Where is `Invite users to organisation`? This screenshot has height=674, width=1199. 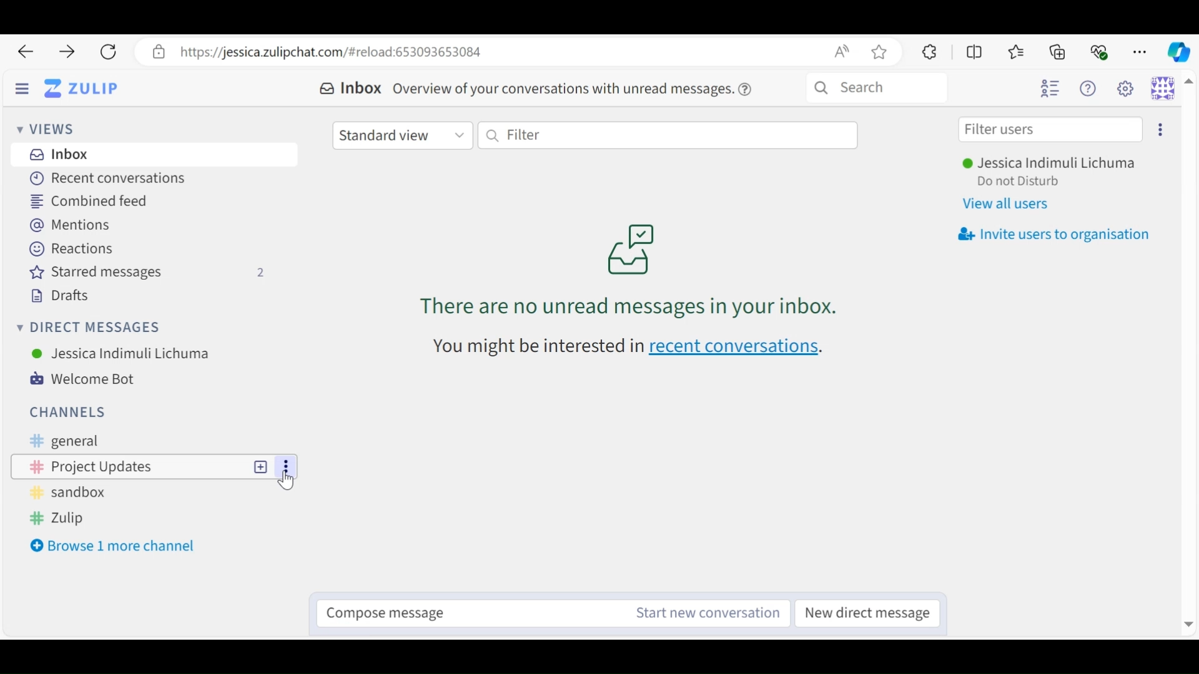 Invite users to organisation is located at coordinates (1053, 235).